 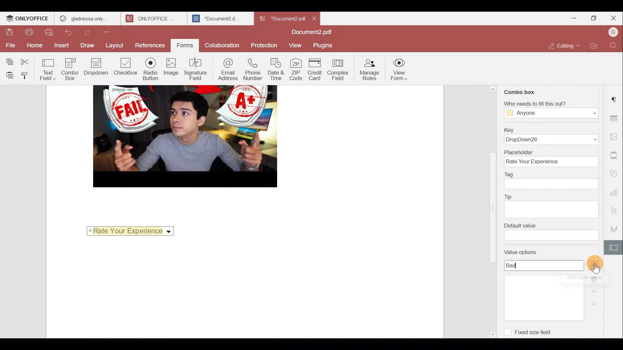 I want to click on View form, so click(x=400, y=68).